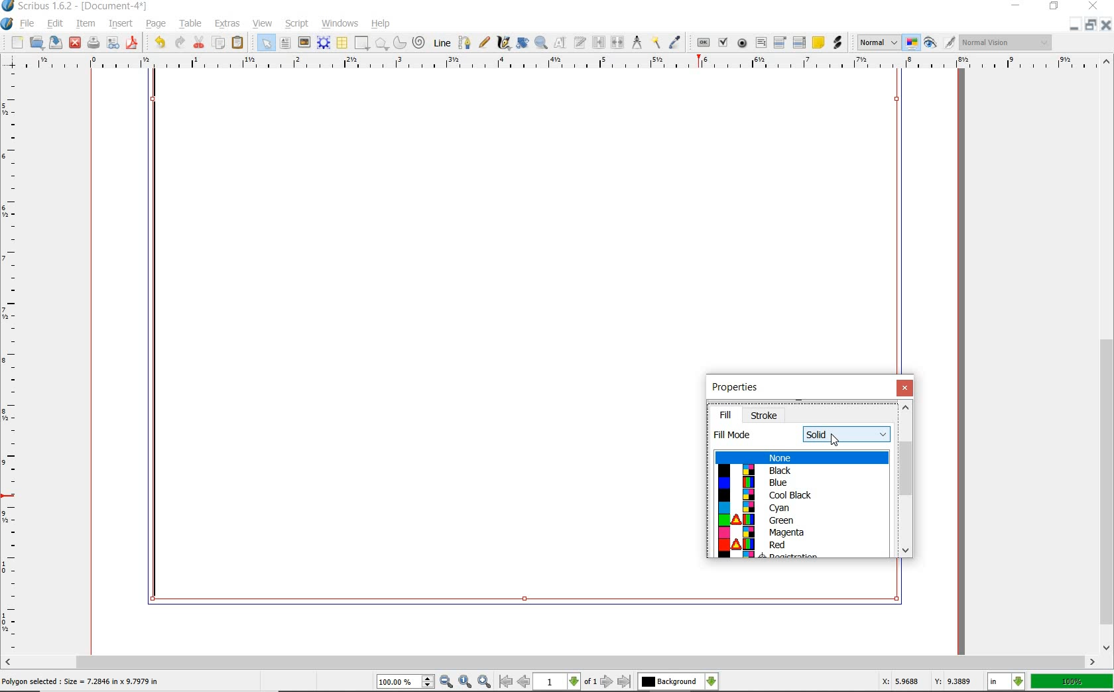  What do you see at coordinates (304, 44) in the screenshot?
I see `image frame` at bounding box center [304, 44].